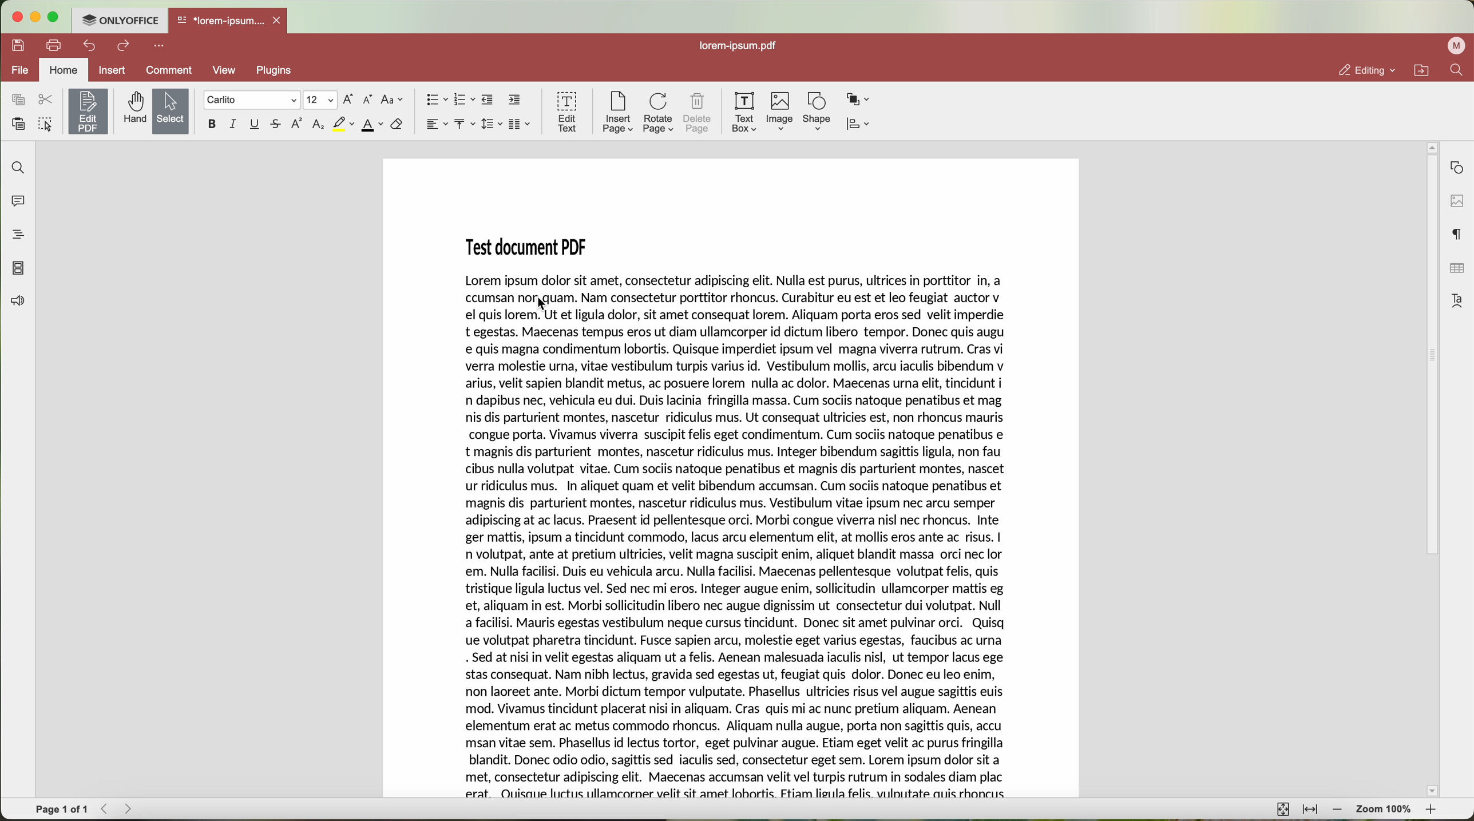 The width and height of the screenshot is (1474, 821). What do you see at coordinates (488, 100) in the screenshot?
I see `decrease indent` at bounding box center [488, 100].